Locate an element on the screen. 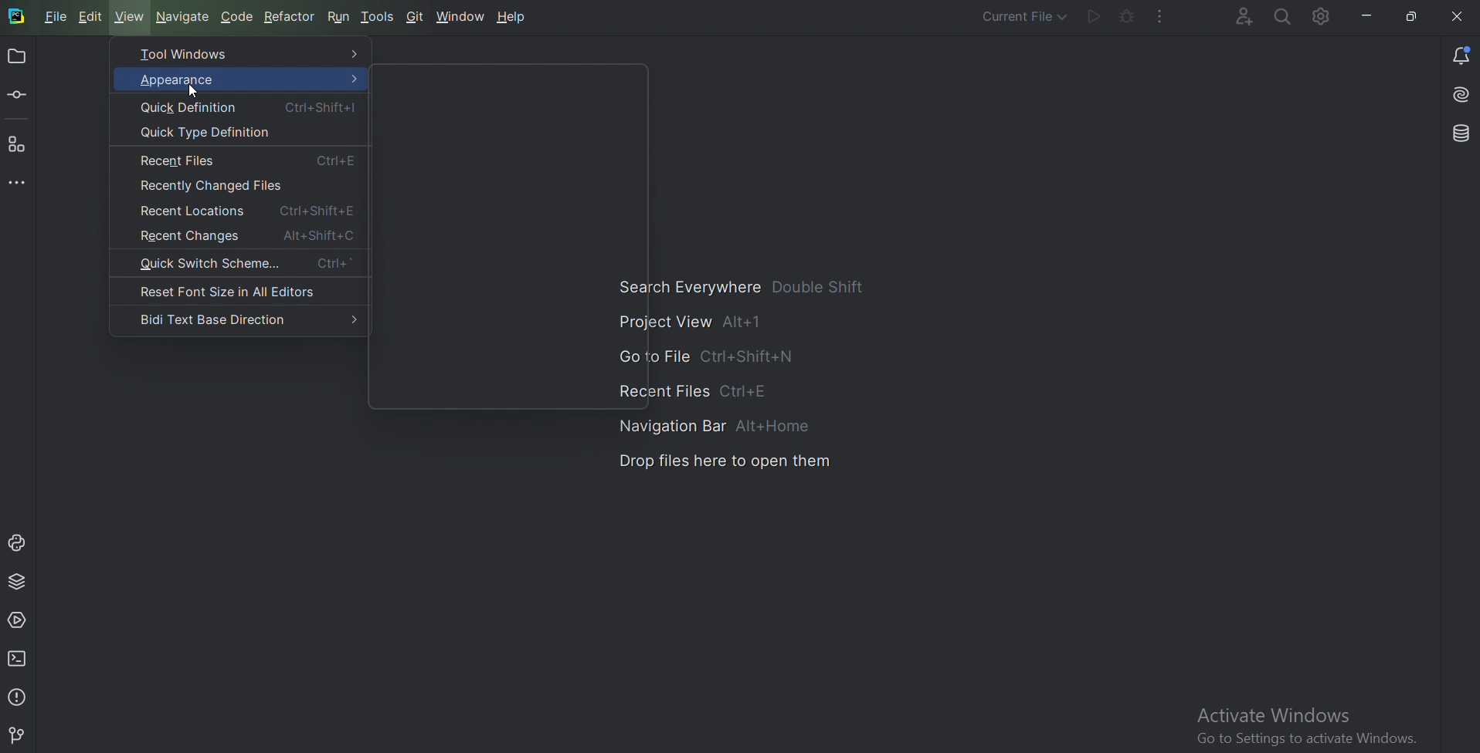 The height and width of the screenshot is (753, 1480). Recent locations is located at coordinates (247, 211).